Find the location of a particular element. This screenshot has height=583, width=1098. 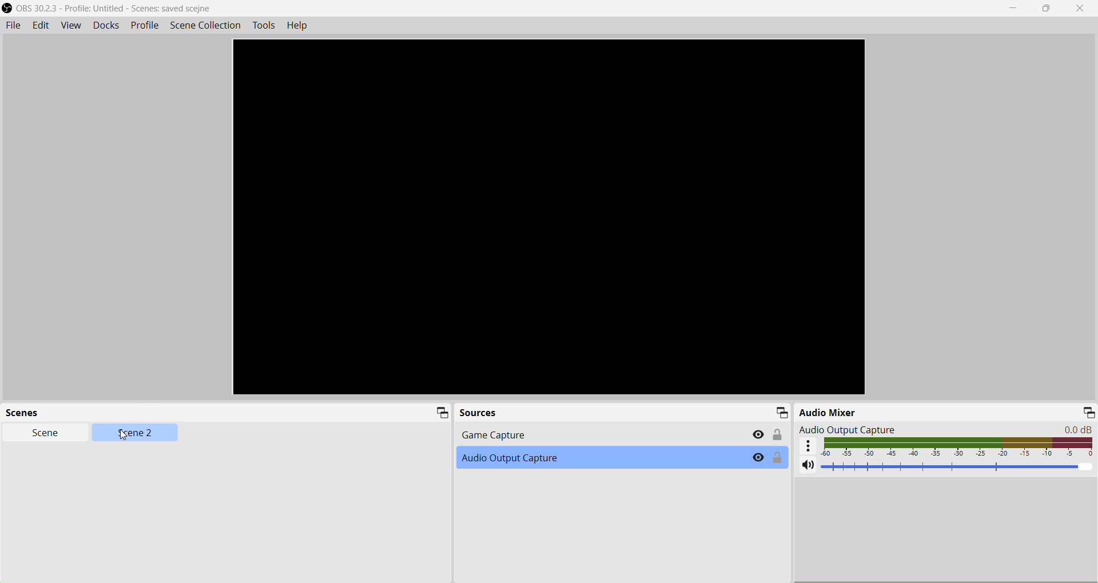

Docks is located at coordinates (106, 25).